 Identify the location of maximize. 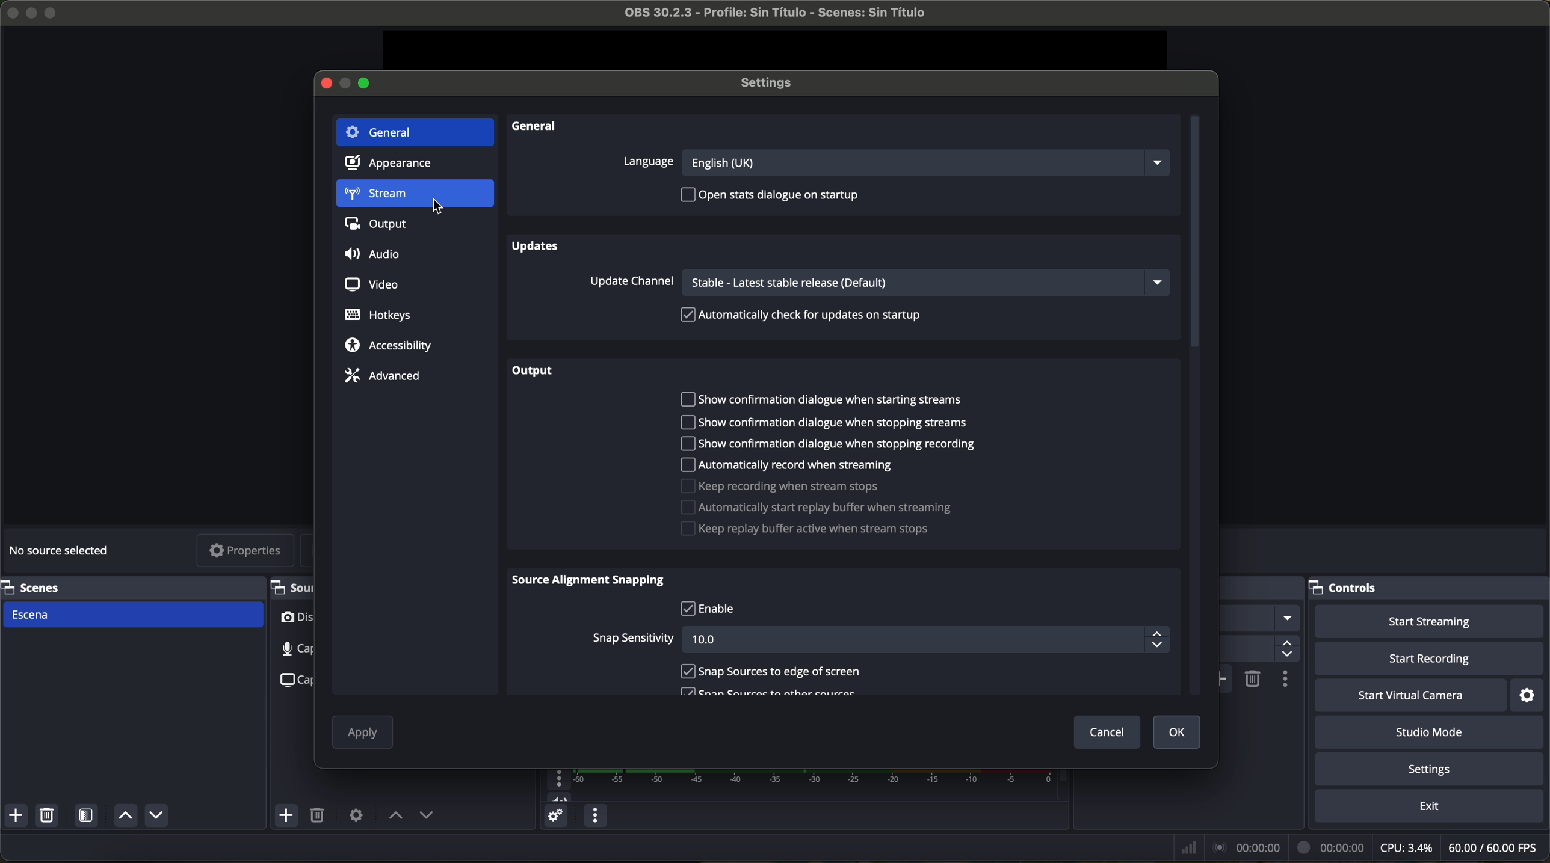
(53, 13).